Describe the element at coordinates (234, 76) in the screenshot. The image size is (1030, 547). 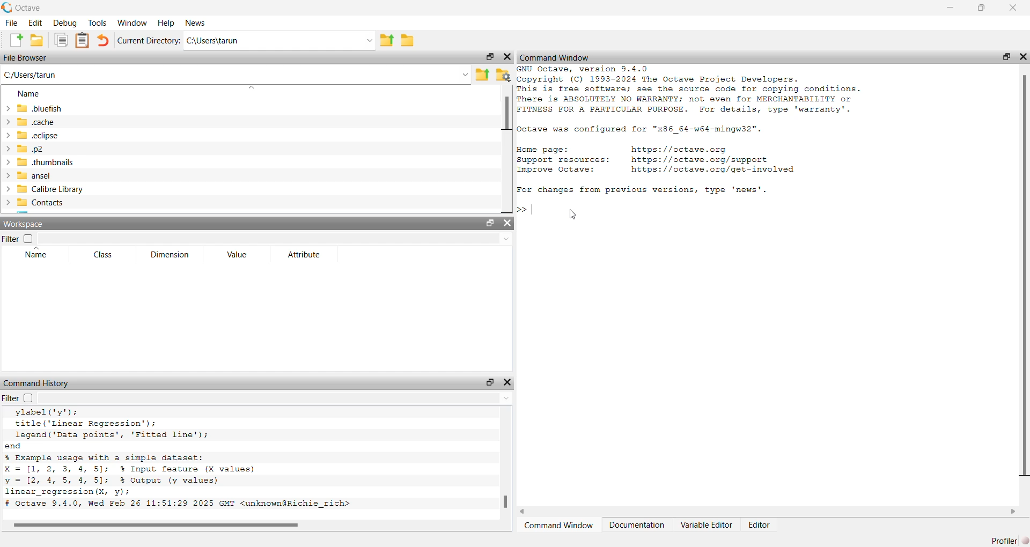
I see `enter the path or filename` at that location.